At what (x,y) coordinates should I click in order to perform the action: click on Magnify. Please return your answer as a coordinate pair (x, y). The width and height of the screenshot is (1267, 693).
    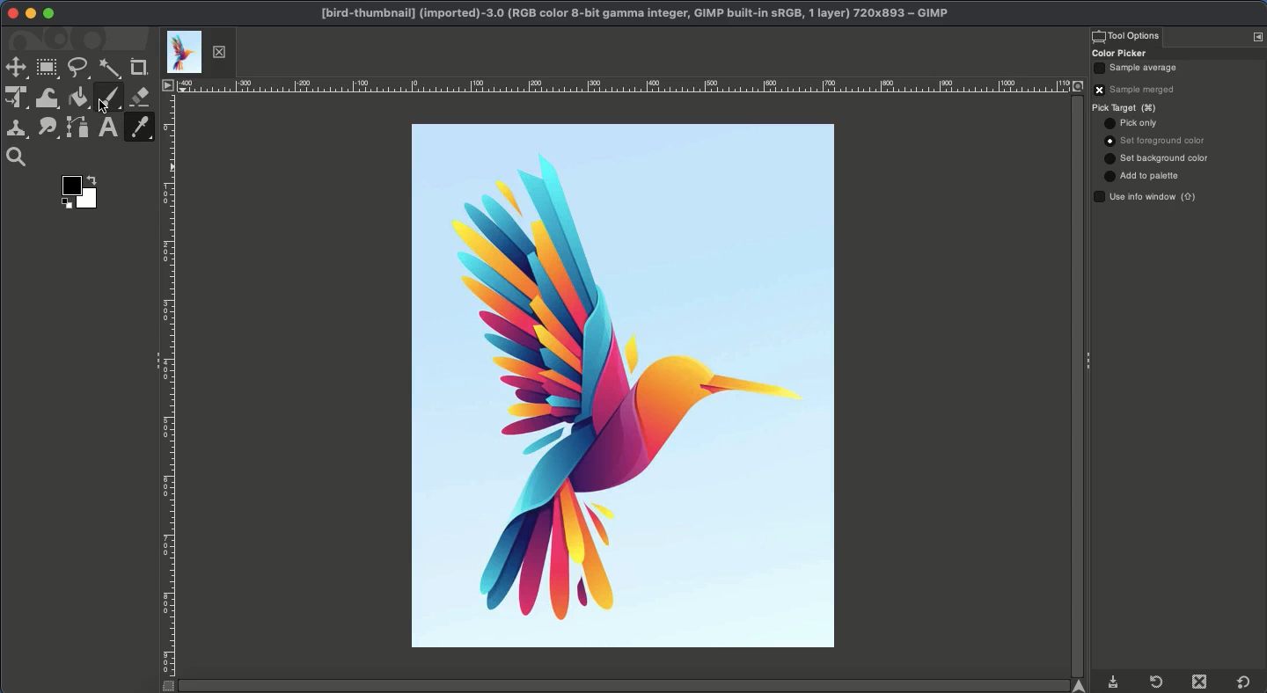
    Looking at the image, I should click on (20, 157).